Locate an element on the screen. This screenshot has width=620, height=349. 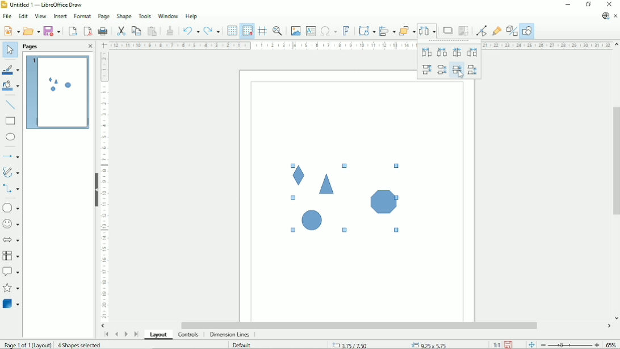
Shape is located at coordinates (124, 16).